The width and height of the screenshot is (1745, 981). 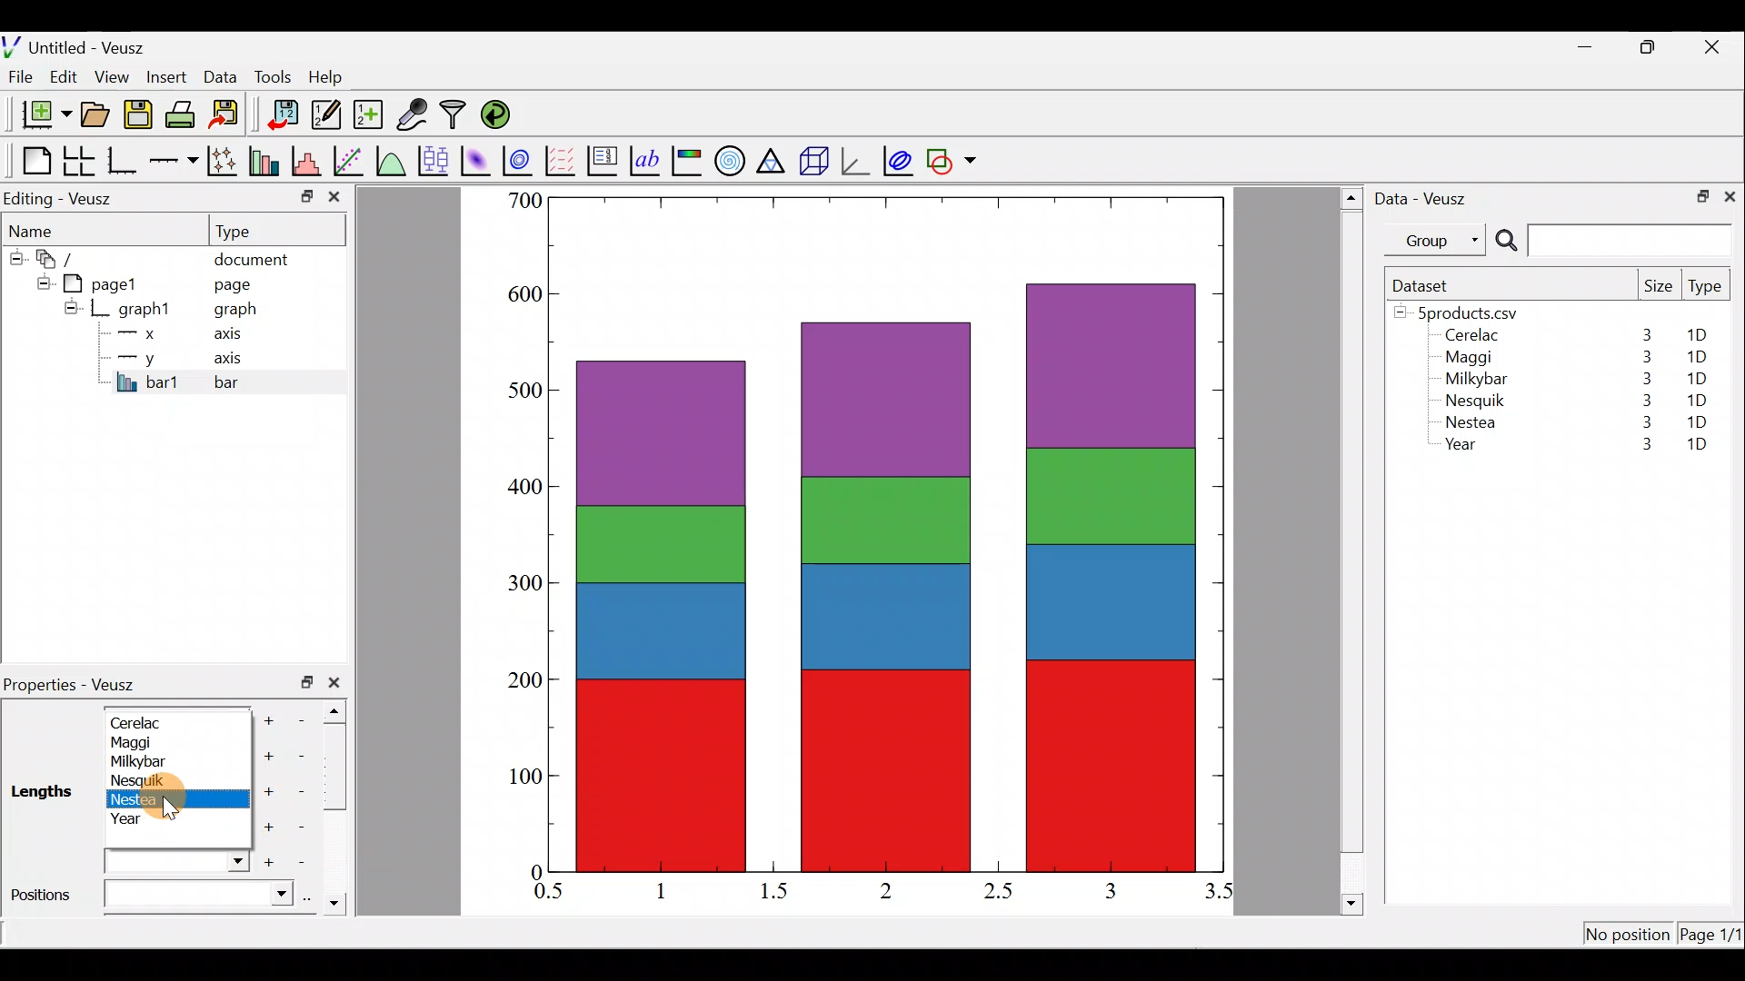 I want to click on Histogram of a dataset, so click(x=312, y=162).